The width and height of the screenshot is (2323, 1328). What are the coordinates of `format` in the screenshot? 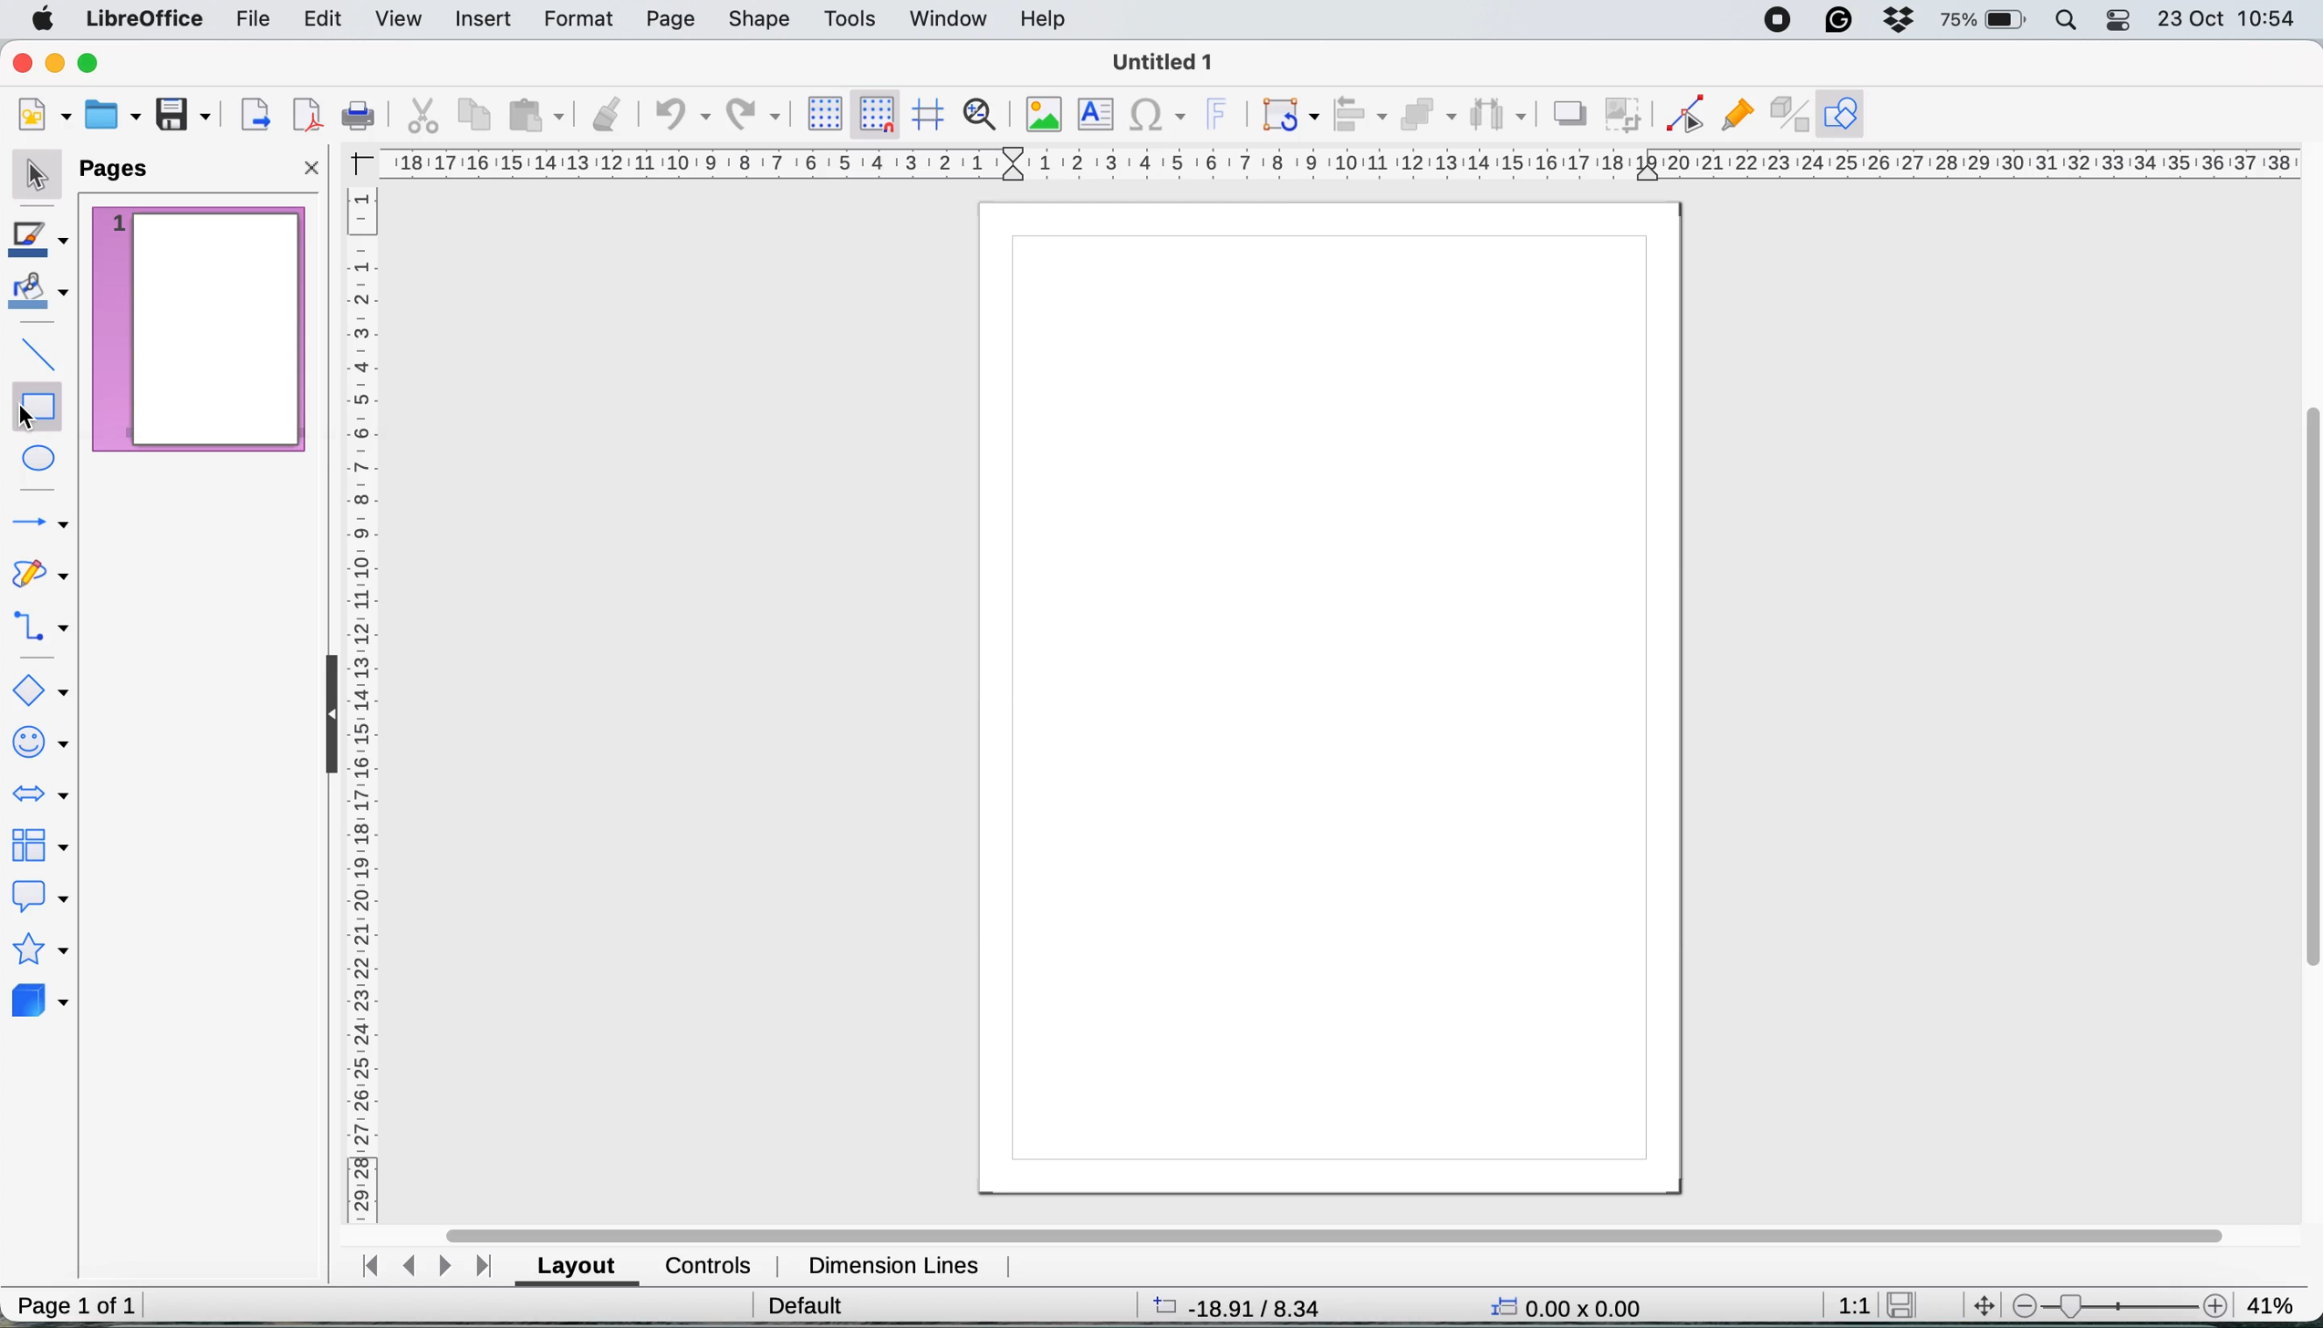 It's located at (577, 16).